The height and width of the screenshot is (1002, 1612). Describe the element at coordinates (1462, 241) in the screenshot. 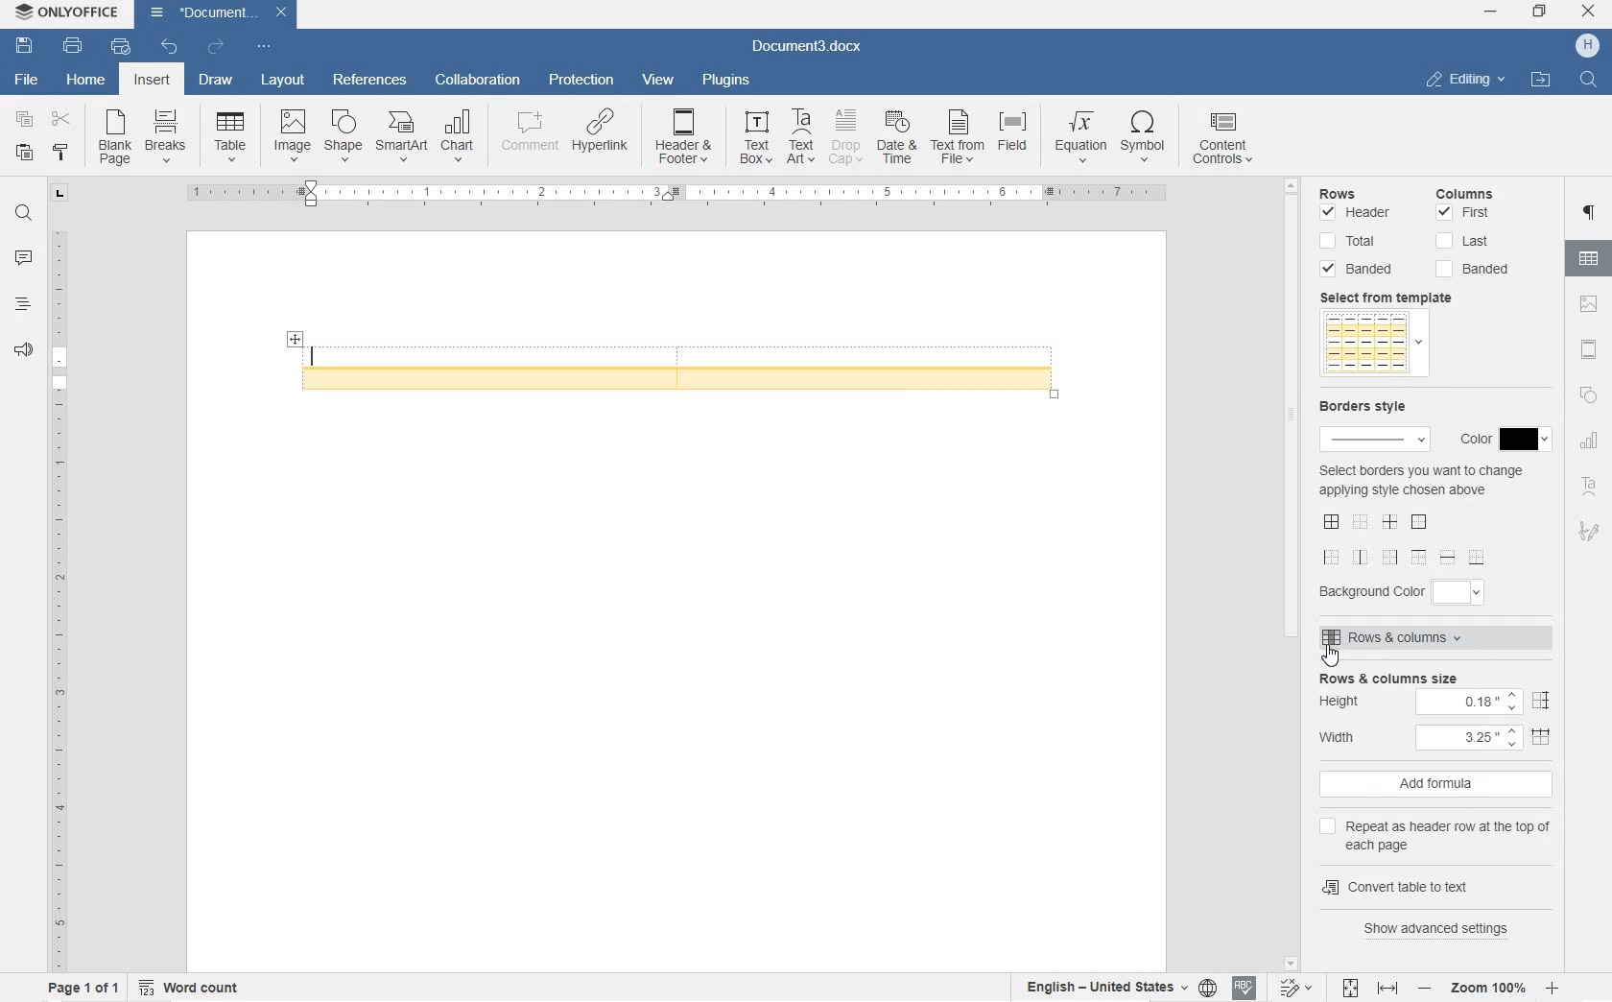

I see `Last` at that location.